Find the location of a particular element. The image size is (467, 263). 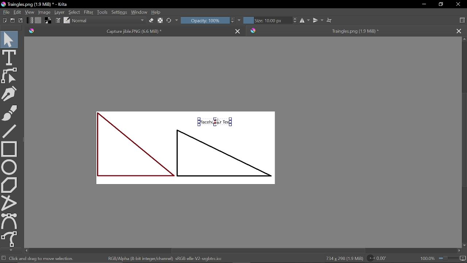

'RGB/Alpha (8-bit integer/channel) sRGB-elle-V2-srgbtrc.icc is located at coordinates (167, 258).